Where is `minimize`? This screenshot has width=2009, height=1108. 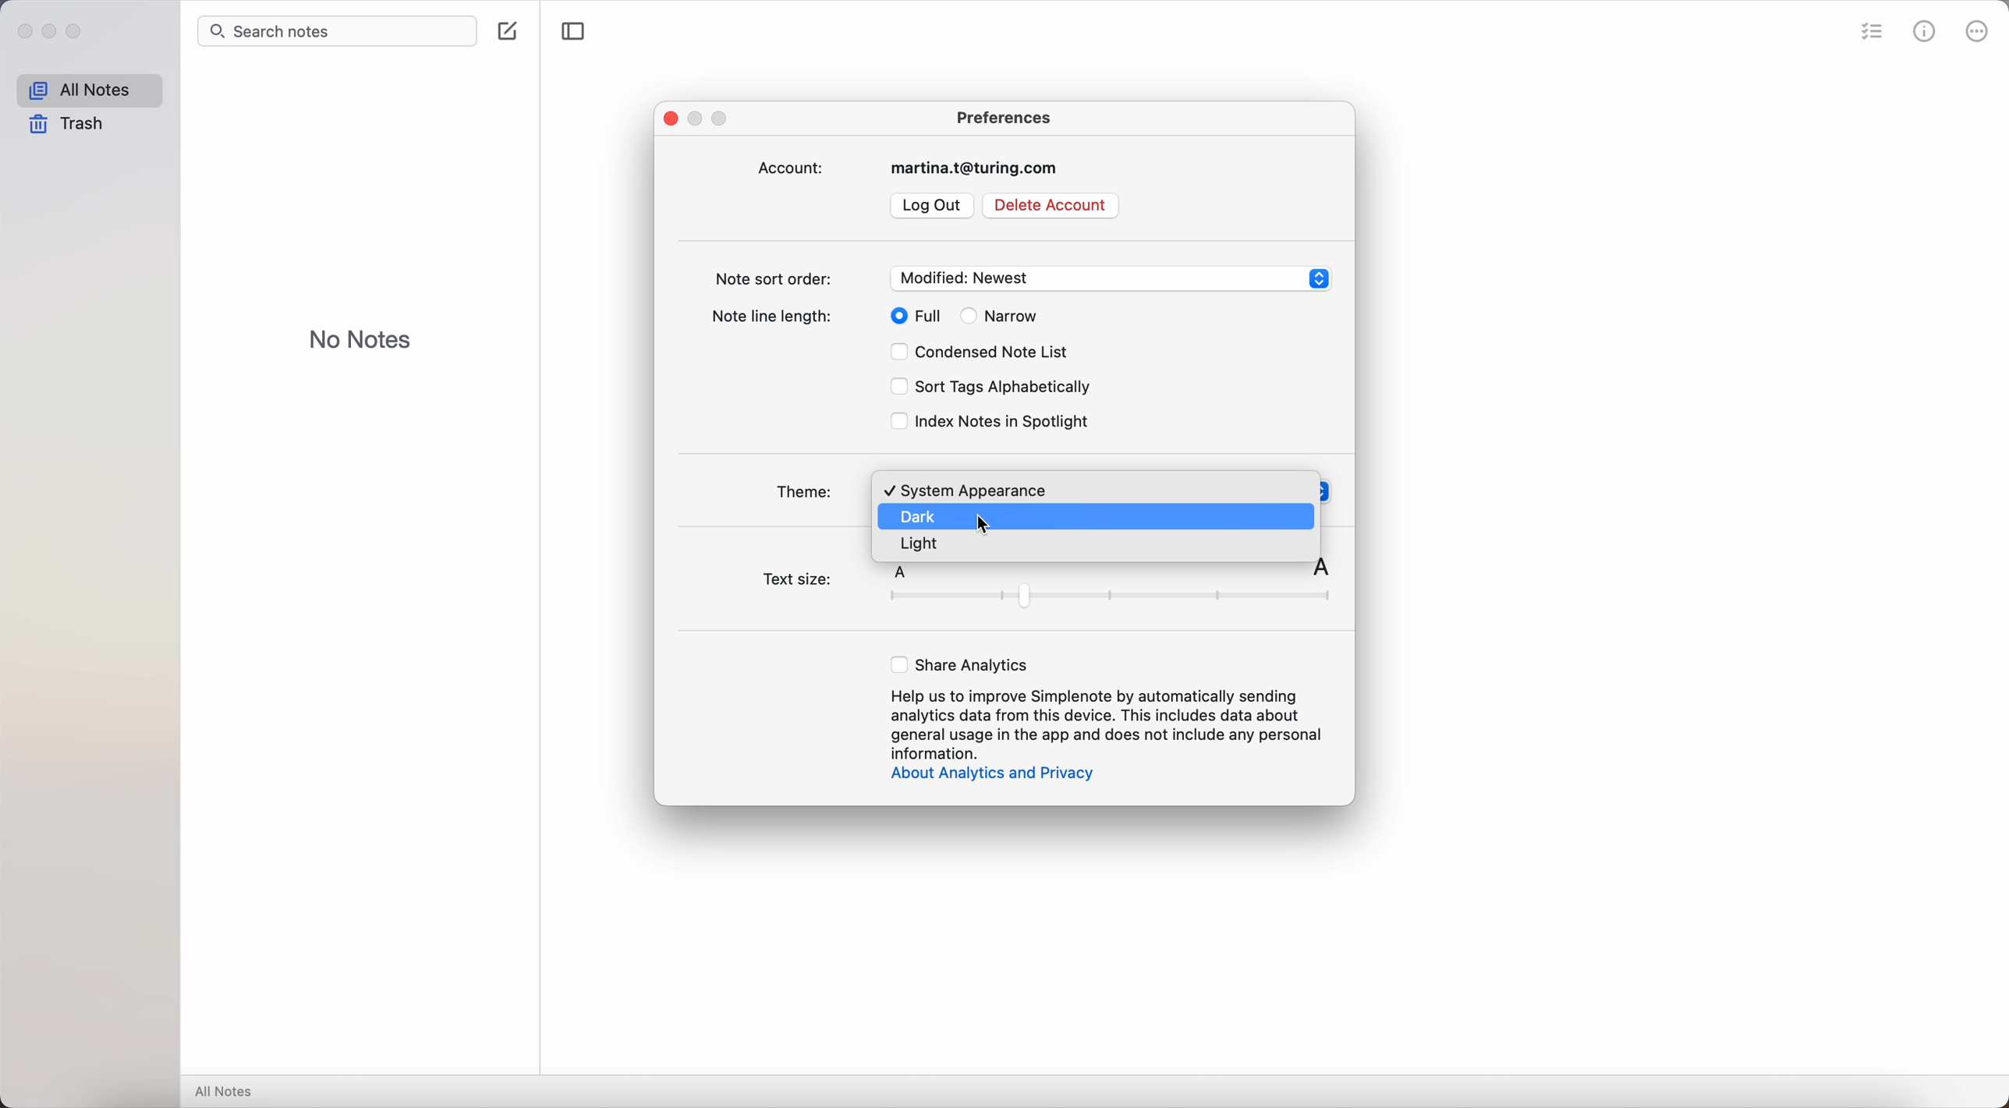
minimize is located at coordinates (54, 33).